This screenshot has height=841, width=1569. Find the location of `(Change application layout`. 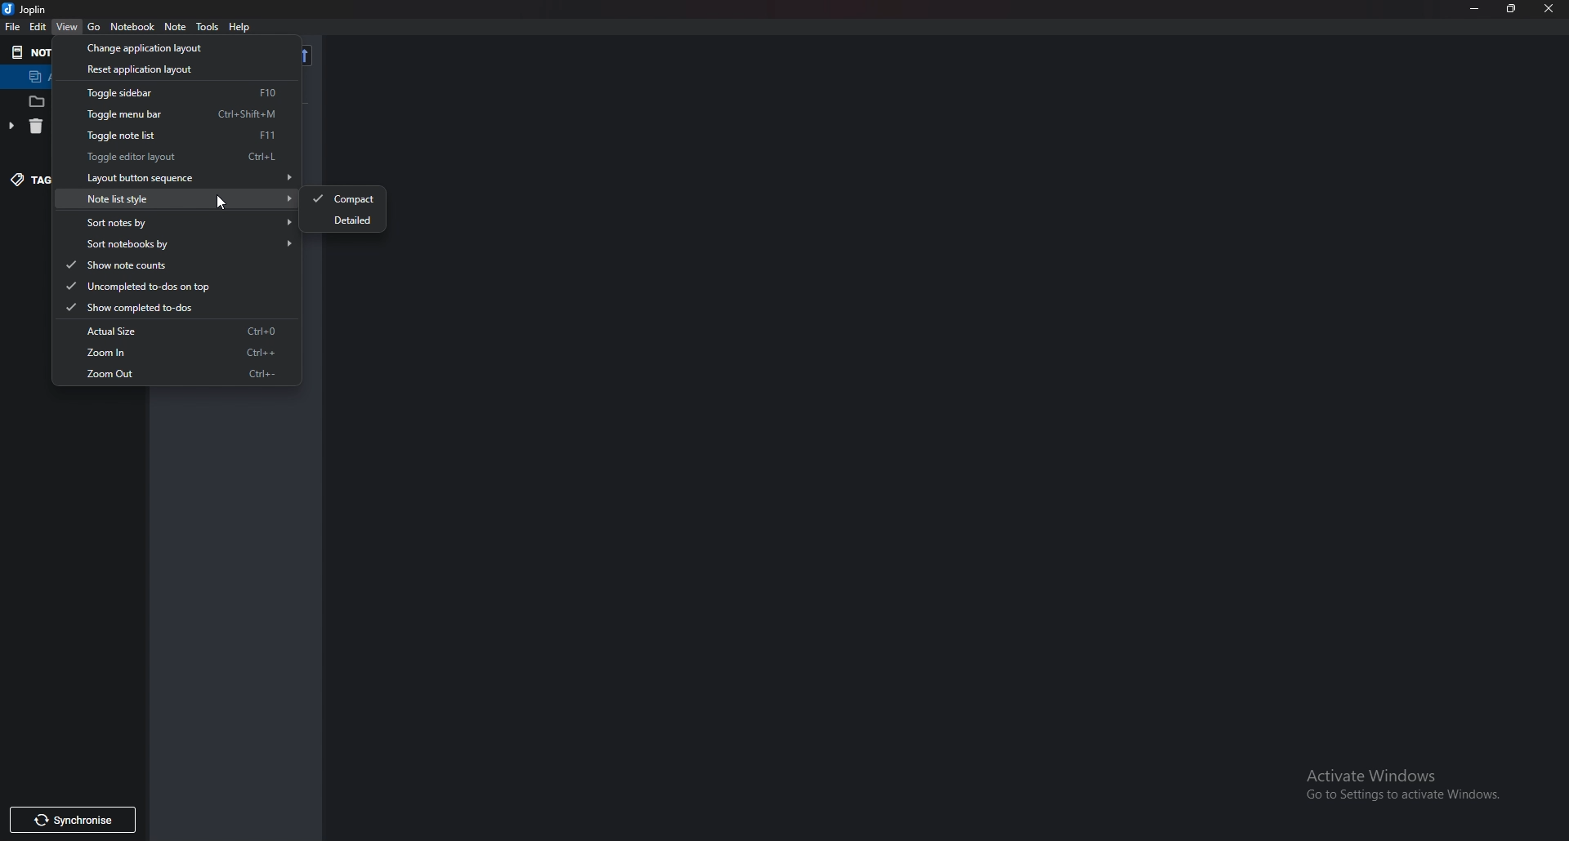

(Change application layout is located at coordinates (155, 48).